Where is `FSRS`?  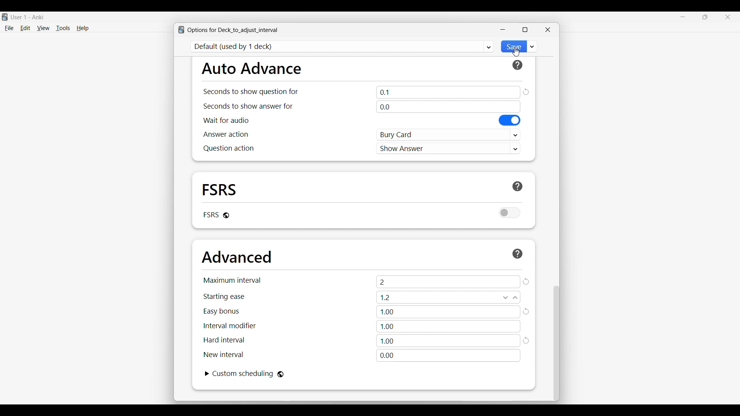 FSRS is located at coordinates (220, 189).